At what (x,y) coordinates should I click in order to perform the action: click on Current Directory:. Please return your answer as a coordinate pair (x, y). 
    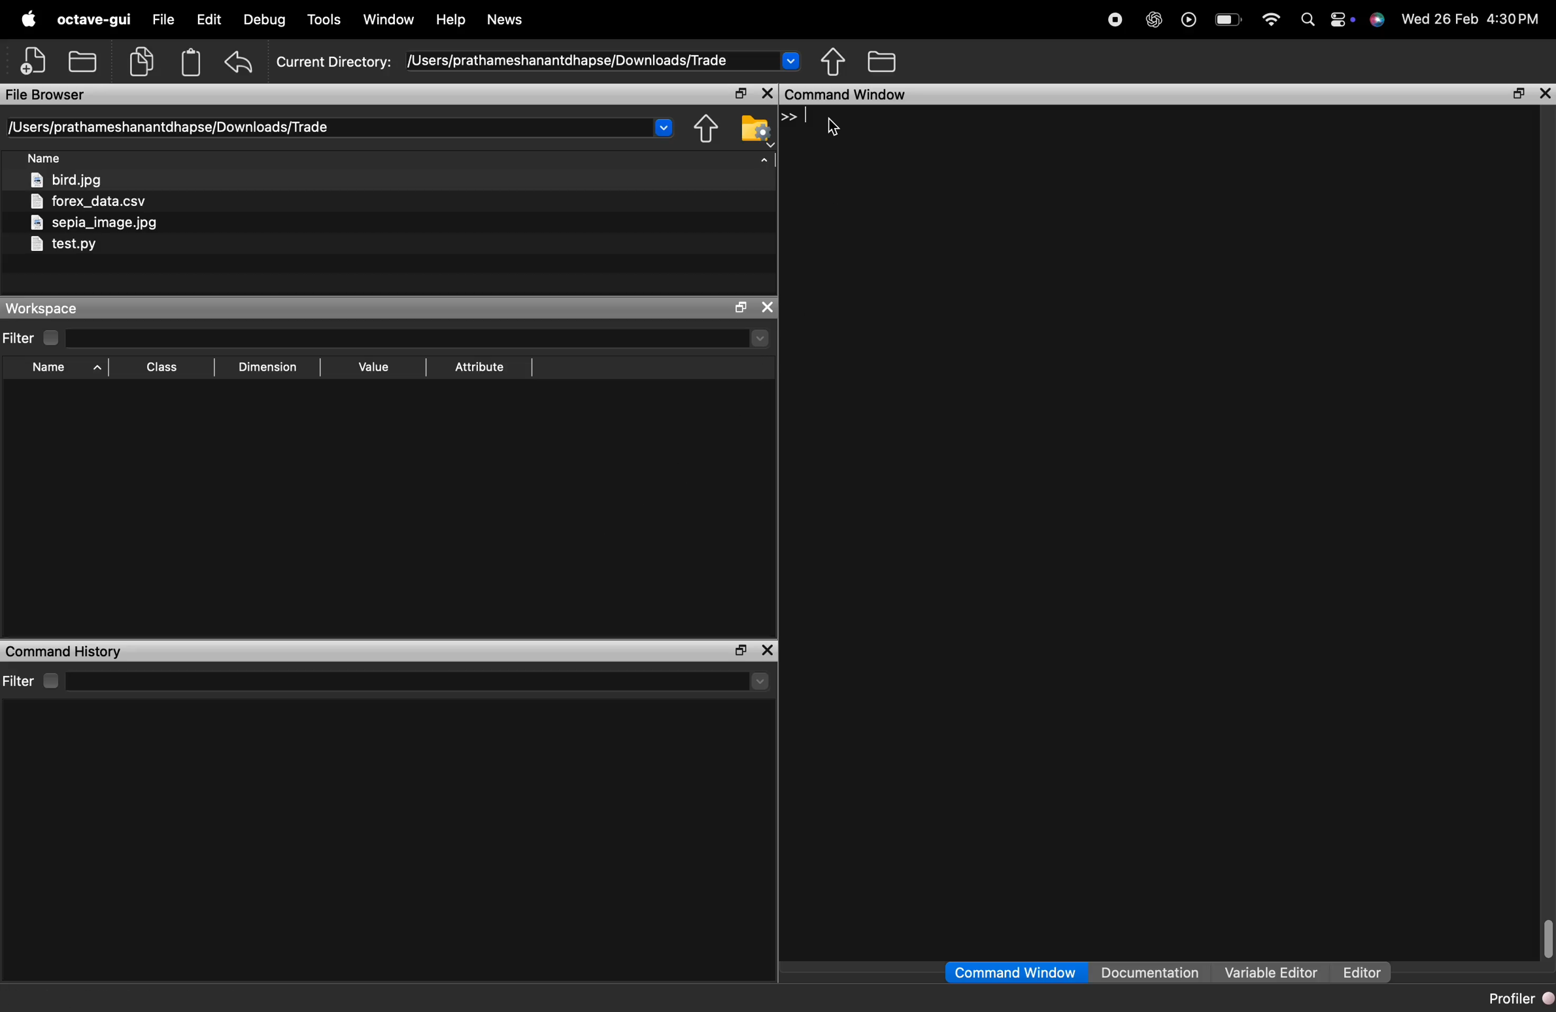
    Looking at the image, I should click on (334, 61).